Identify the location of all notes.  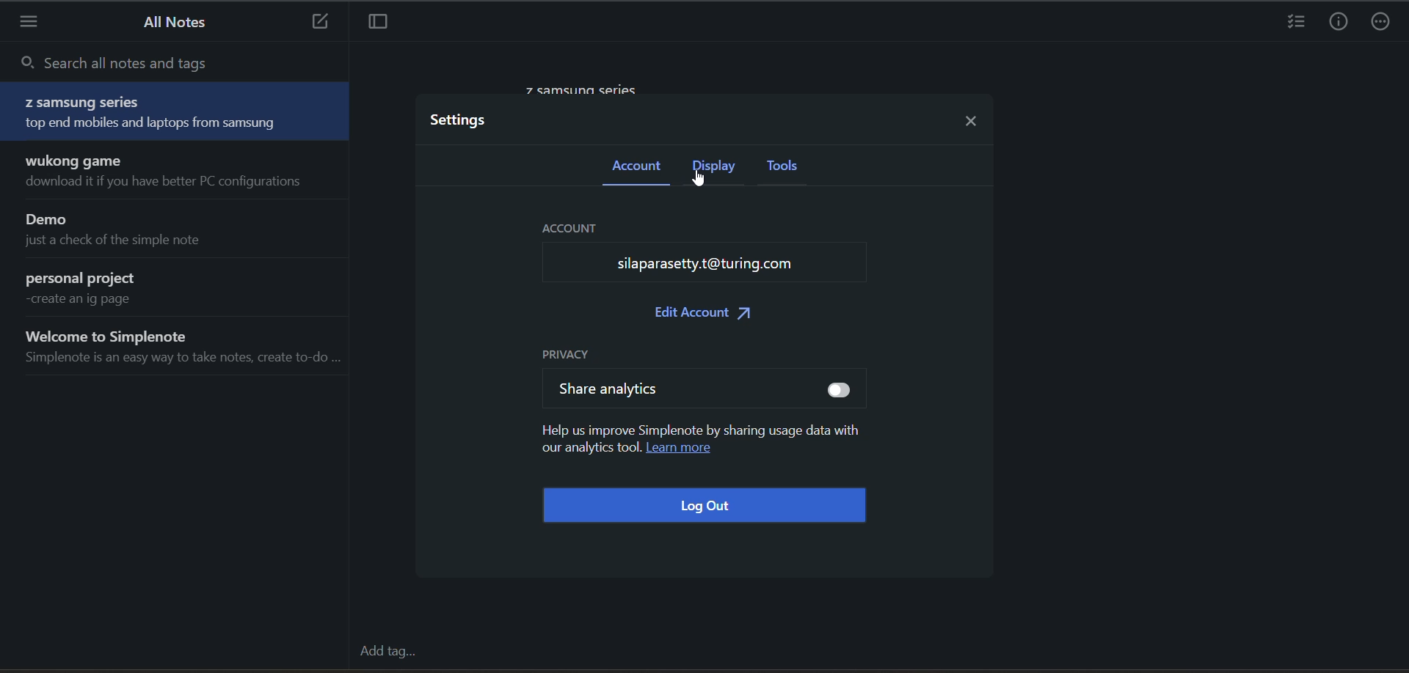
(170, 22).